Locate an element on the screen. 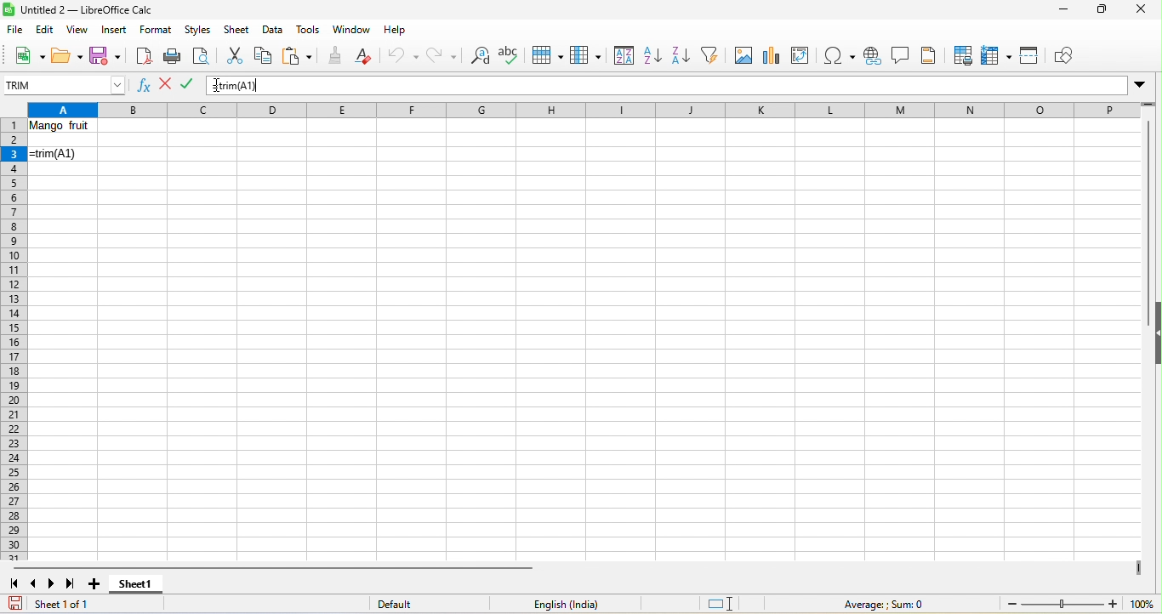 The height and width of the screenshot is (614, 1162). sort is located at coordinates (621, 56).